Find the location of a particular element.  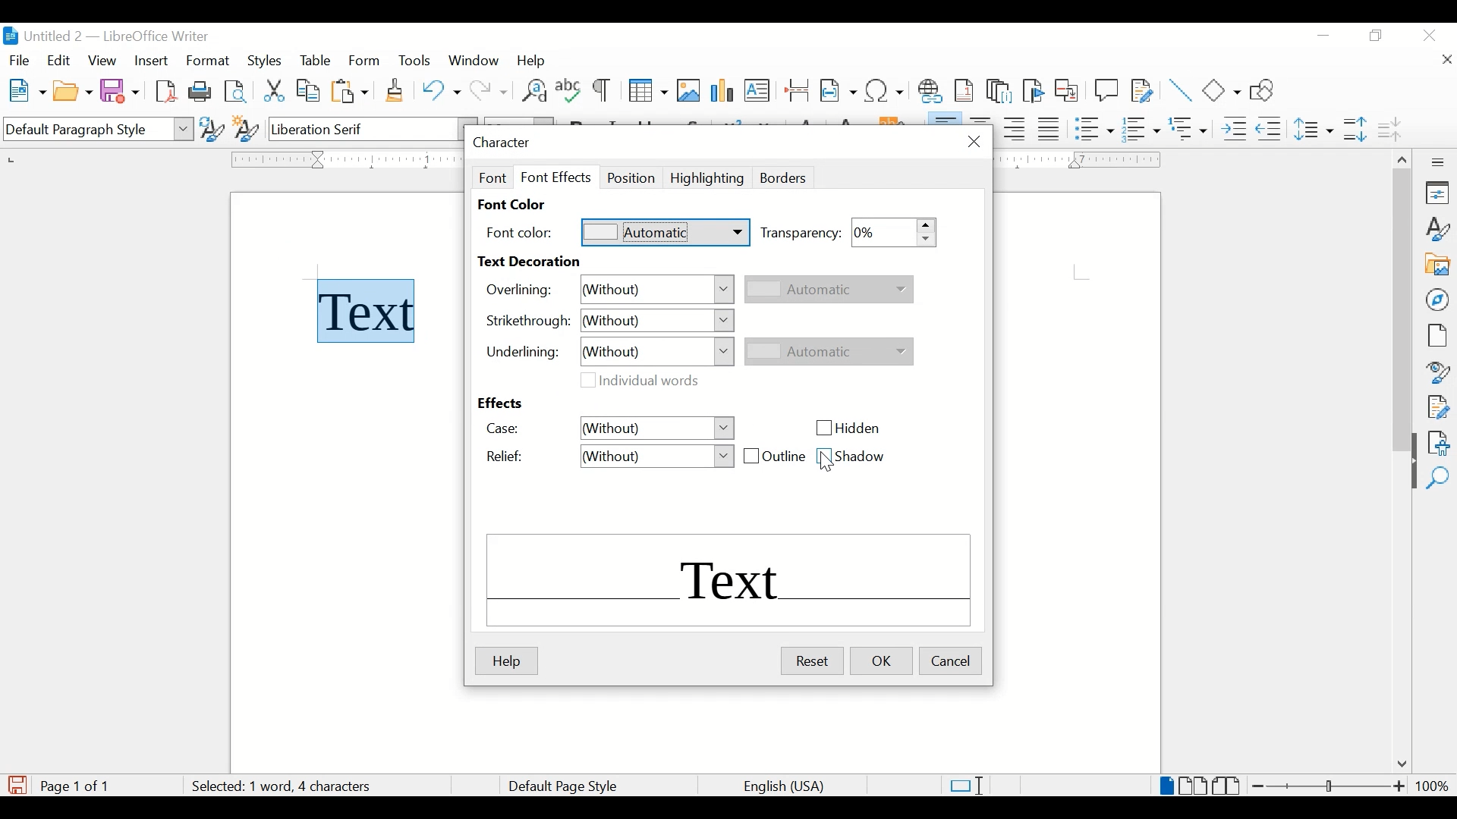

reset is located at coordinates (810, 661).